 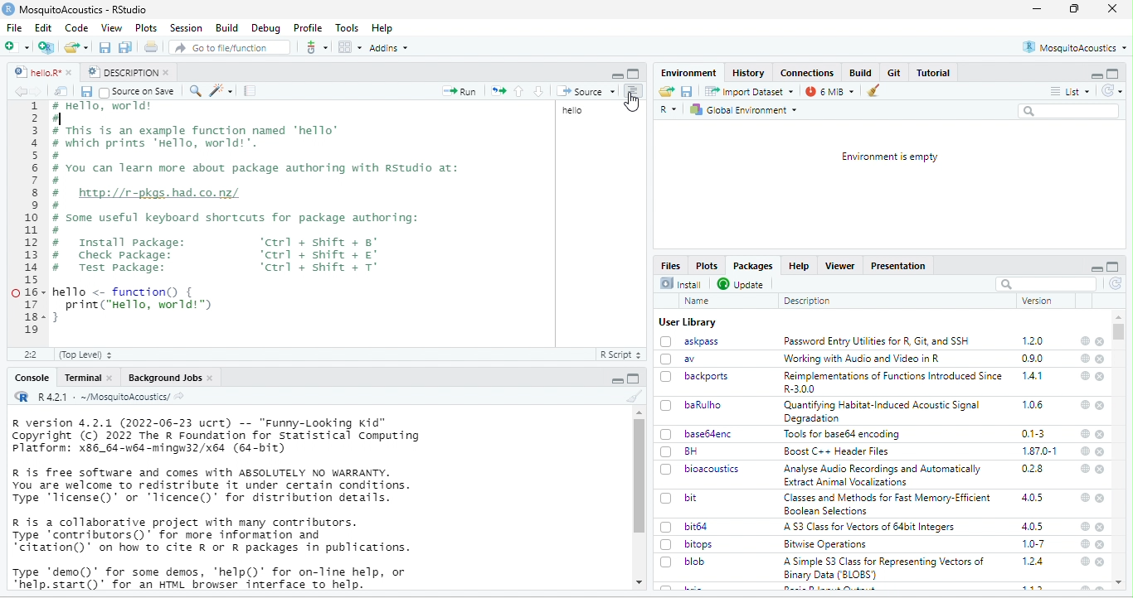 I want to click on Analyse Audio Recordings and Automatically Extract Animal Vocalizations, so click(x=883, y=476).